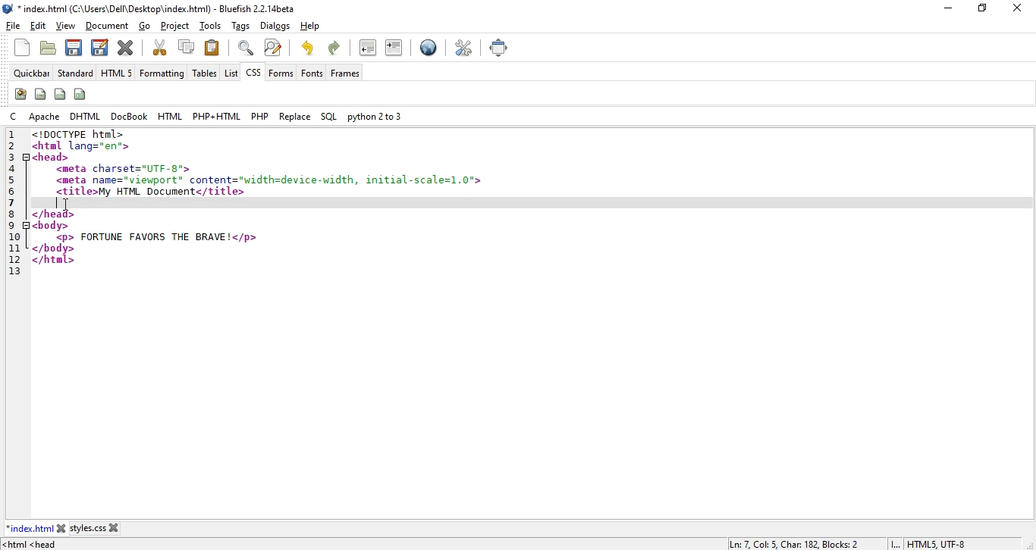 The image size is (1036, 550). Describe the element at coordinates (33, 545) in the screenshot. I see `<html <head` at that location.